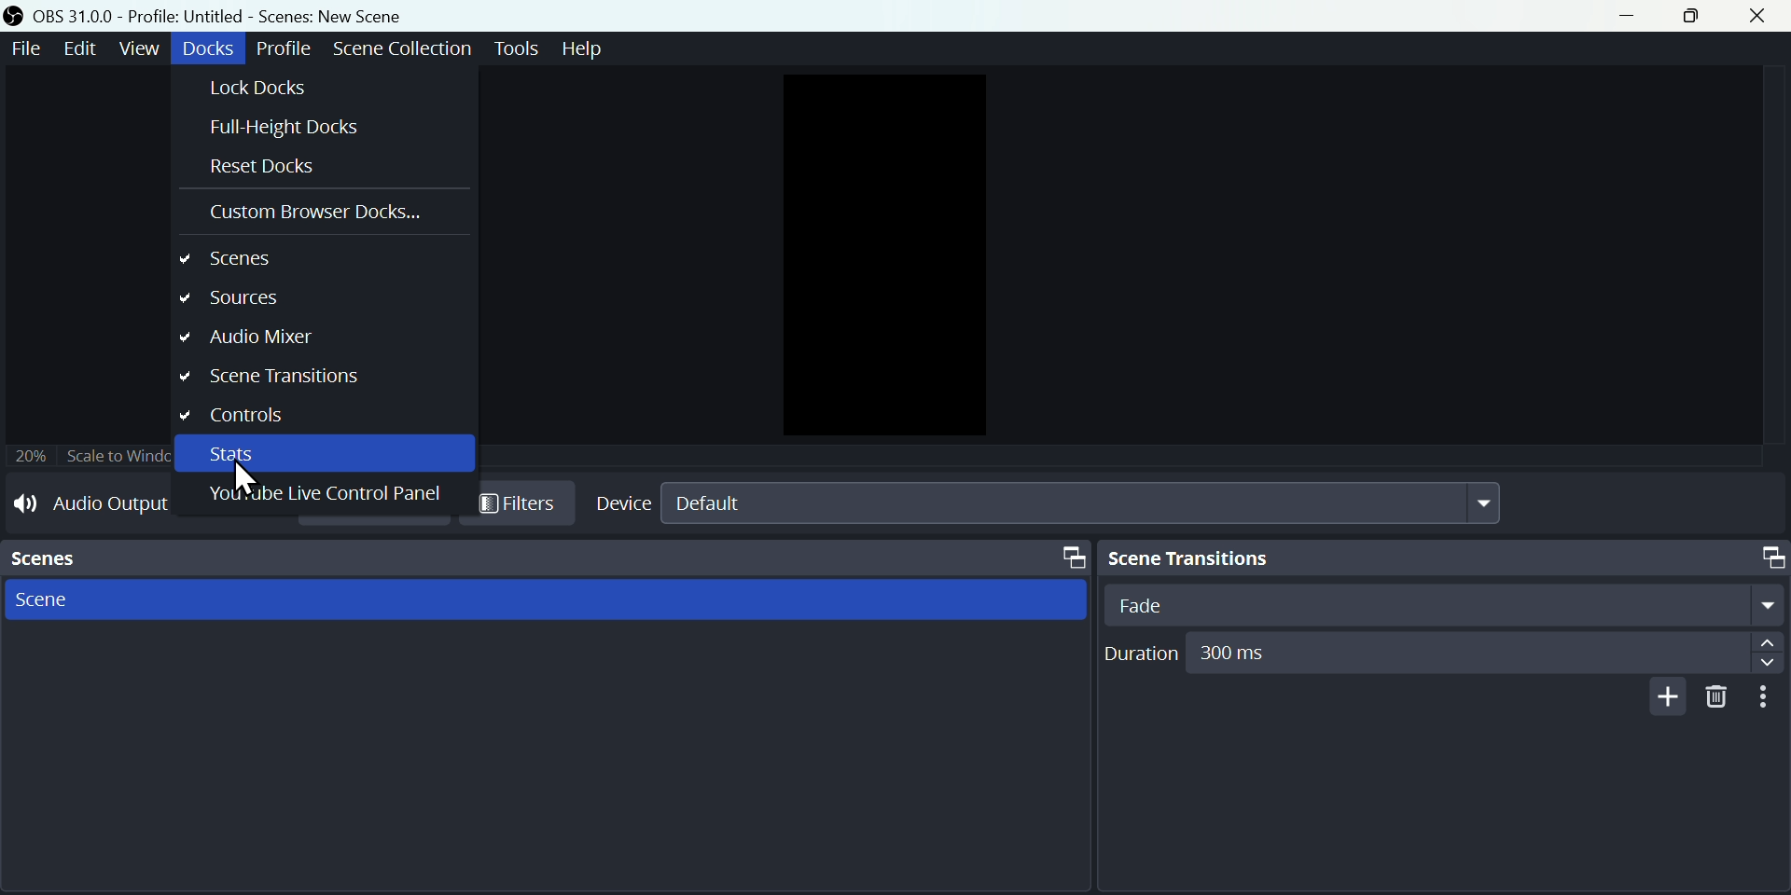  Describe the element at coordinates (292, 337) in the screenshot. I see `Audio mixer` at that location.